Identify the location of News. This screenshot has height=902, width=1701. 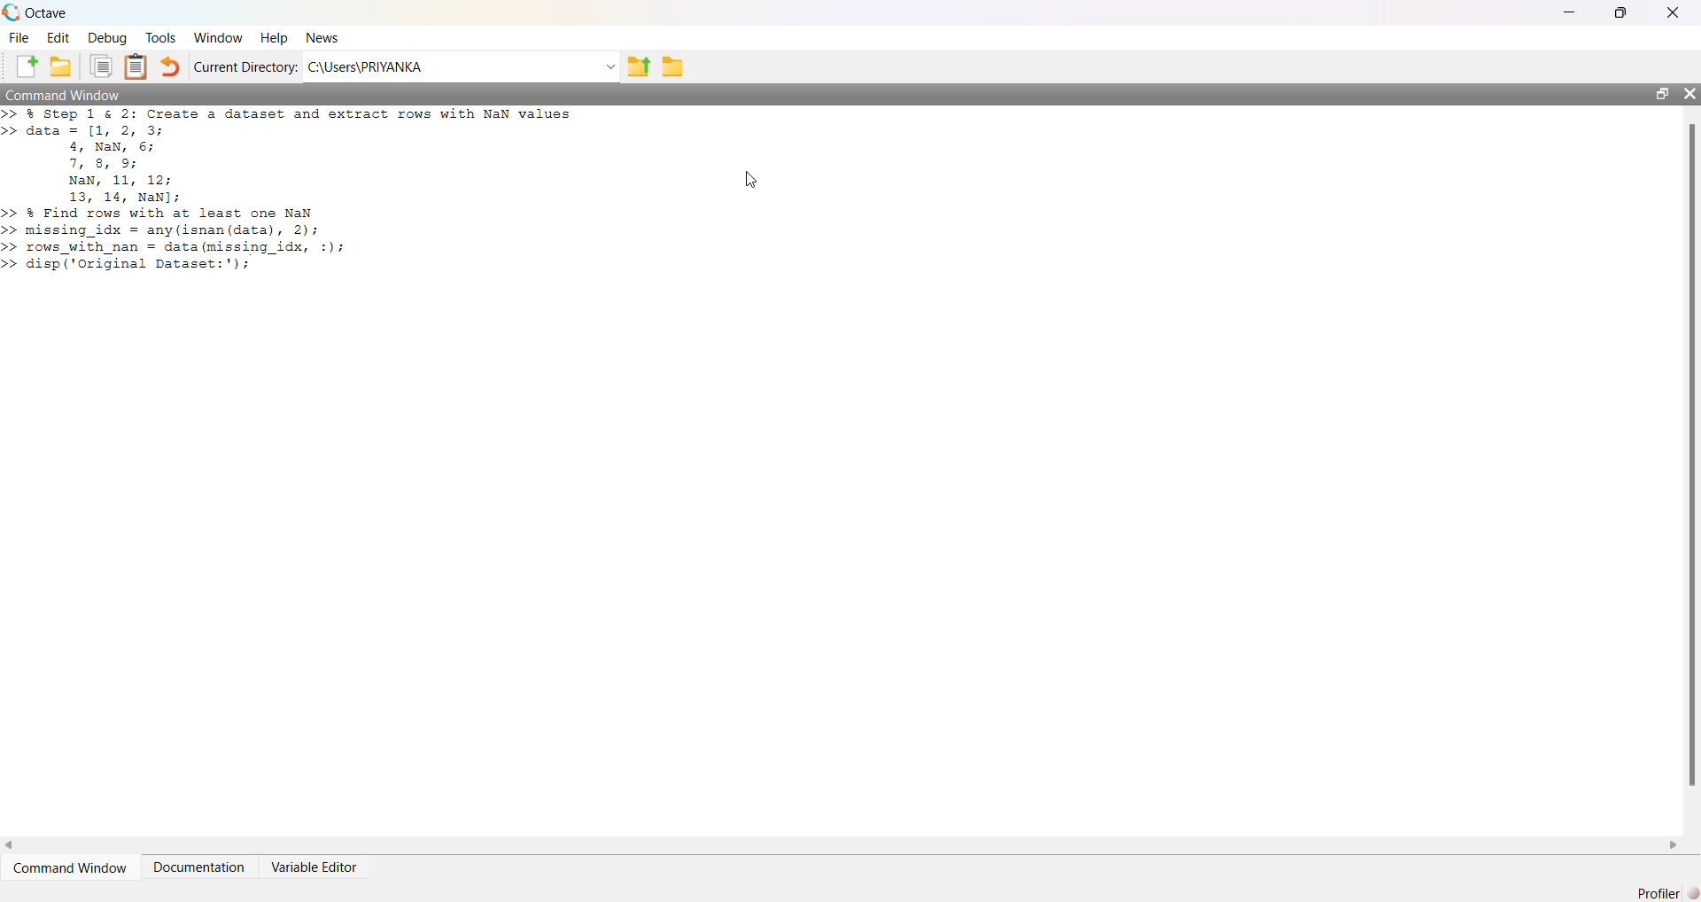
(324, 37).